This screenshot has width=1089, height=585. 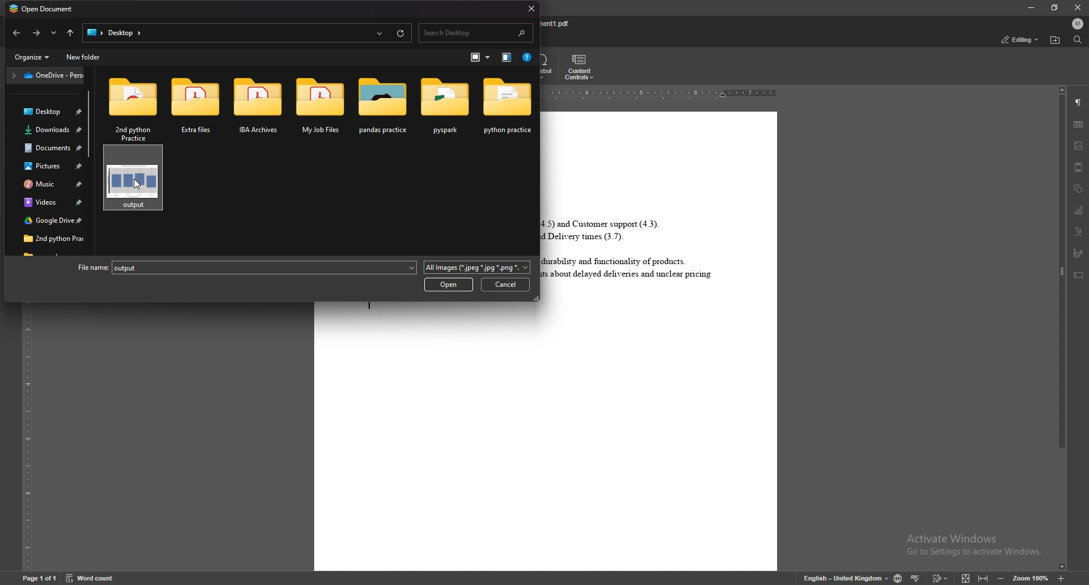 I want to click on locate file, so click(x=1056, y=40).